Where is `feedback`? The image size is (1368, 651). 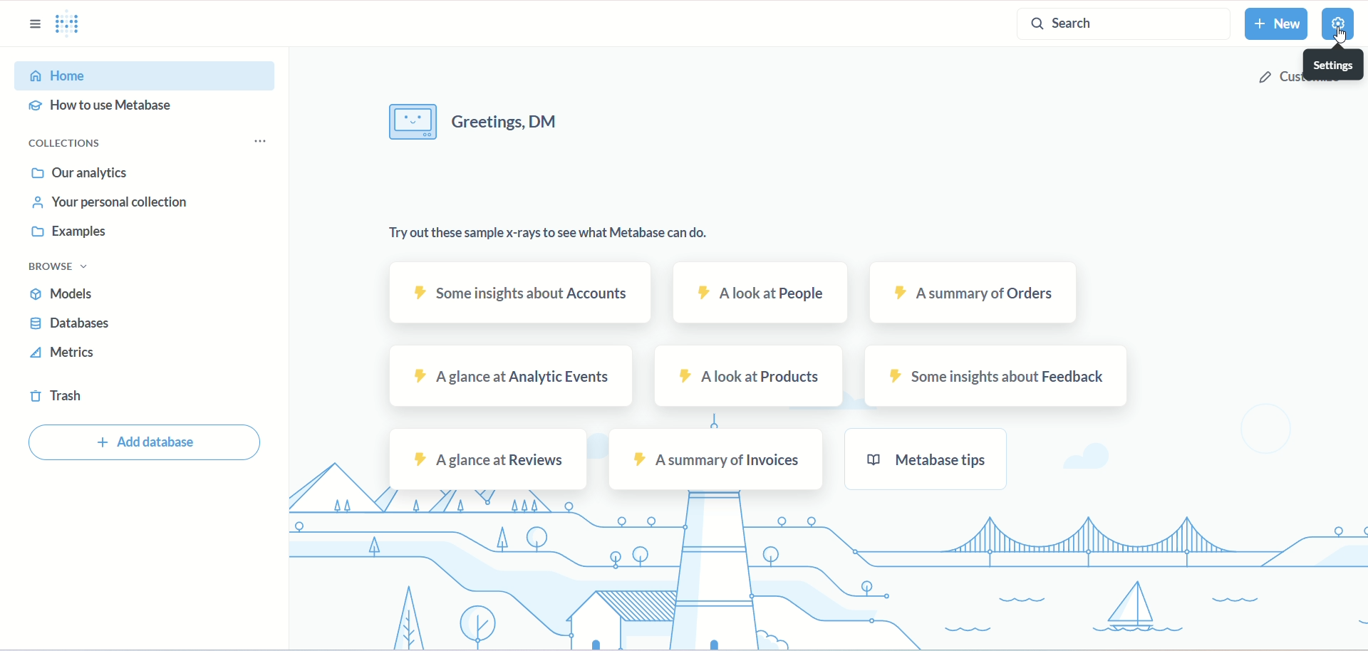 feedback is located at coordinates (997, 377).